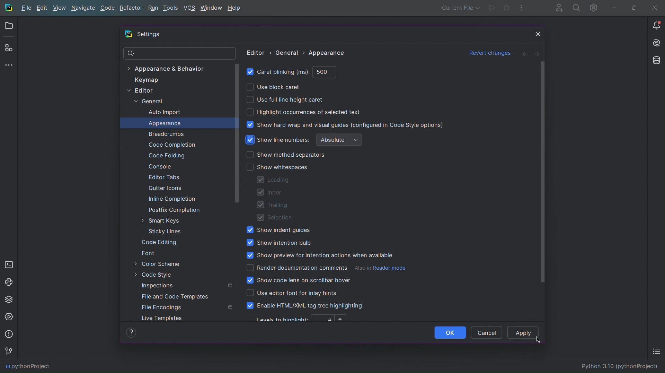 The height and width of the screenshot is (373, 665). What do you see at coordinates (287, 155) in the screenshot?
I see `Show method separators` at bounding box center [287, 155].